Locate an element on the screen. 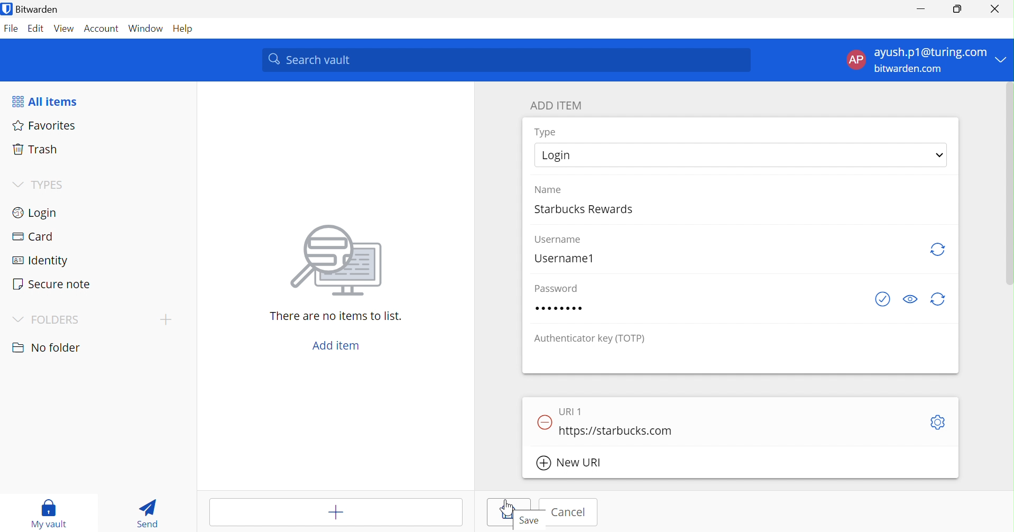 The height and width of the screenshot is (532, 1014). Save is located at coordinates (531, 521).